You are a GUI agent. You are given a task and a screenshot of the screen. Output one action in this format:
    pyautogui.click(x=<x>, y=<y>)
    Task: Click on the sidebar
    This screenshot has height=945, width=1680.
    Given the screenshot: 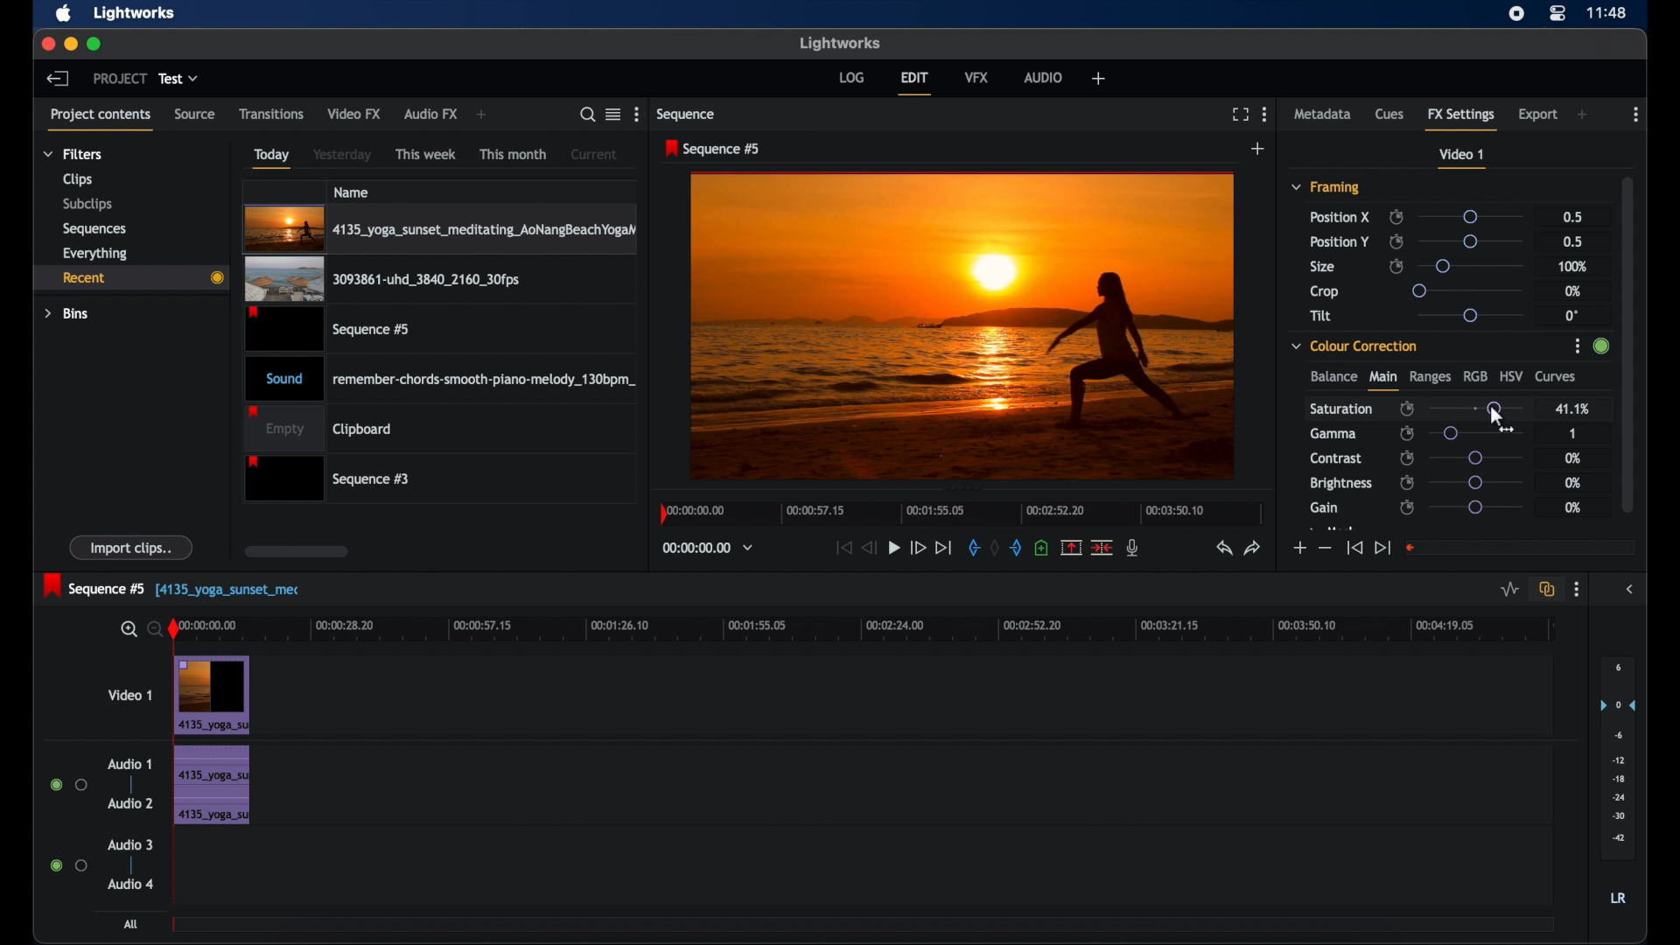 What is the action you would take?
    pyautogui.click(x=1631, y=590)
    